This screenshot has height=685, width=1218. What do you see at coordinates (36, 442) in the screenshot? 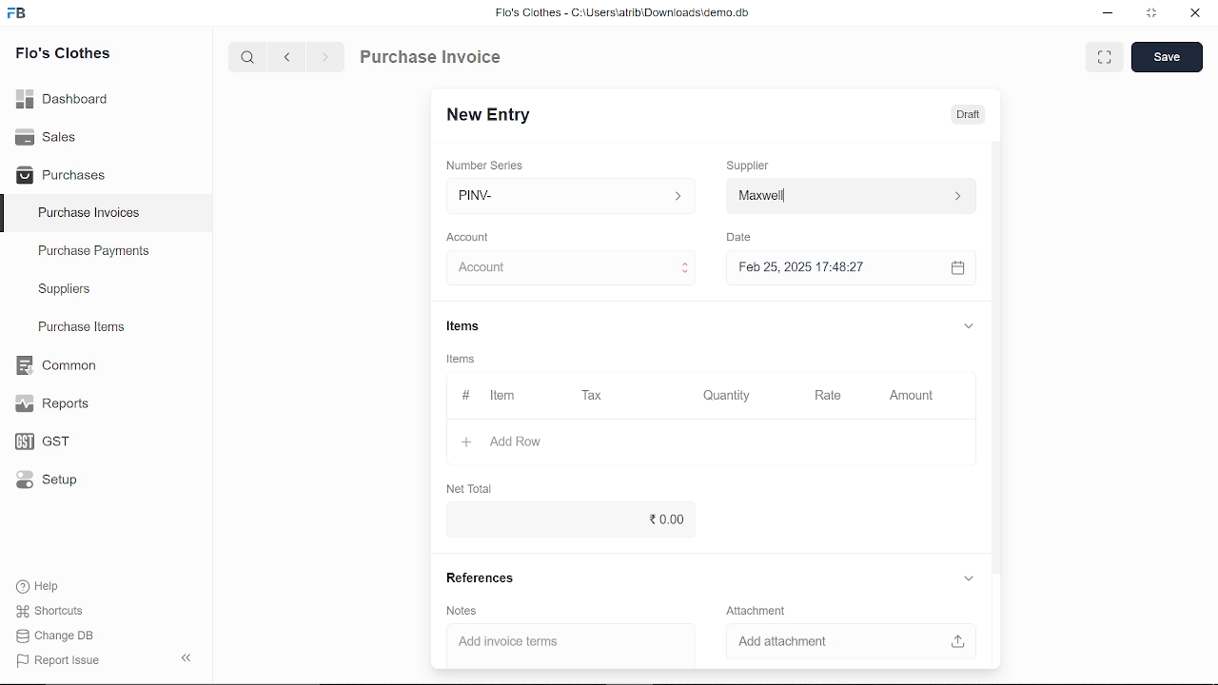
I see `GST` at bounding box center [36, 442].